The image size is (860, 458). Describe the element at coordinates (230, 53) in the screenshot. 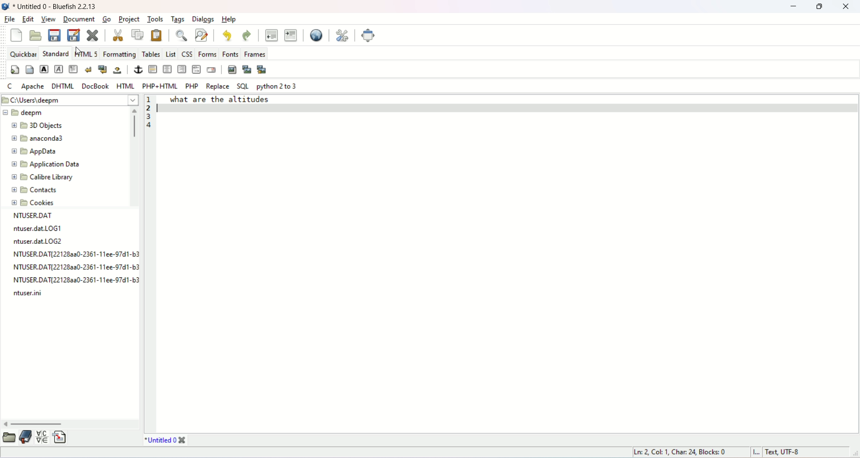

I see `fonts` at that location.